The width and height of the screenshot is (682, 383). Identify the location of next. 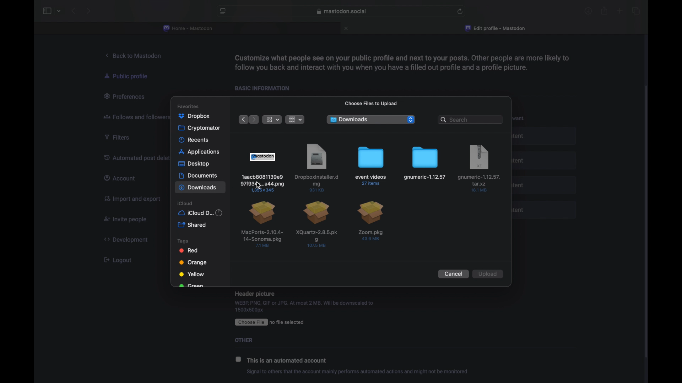
(88, 11).